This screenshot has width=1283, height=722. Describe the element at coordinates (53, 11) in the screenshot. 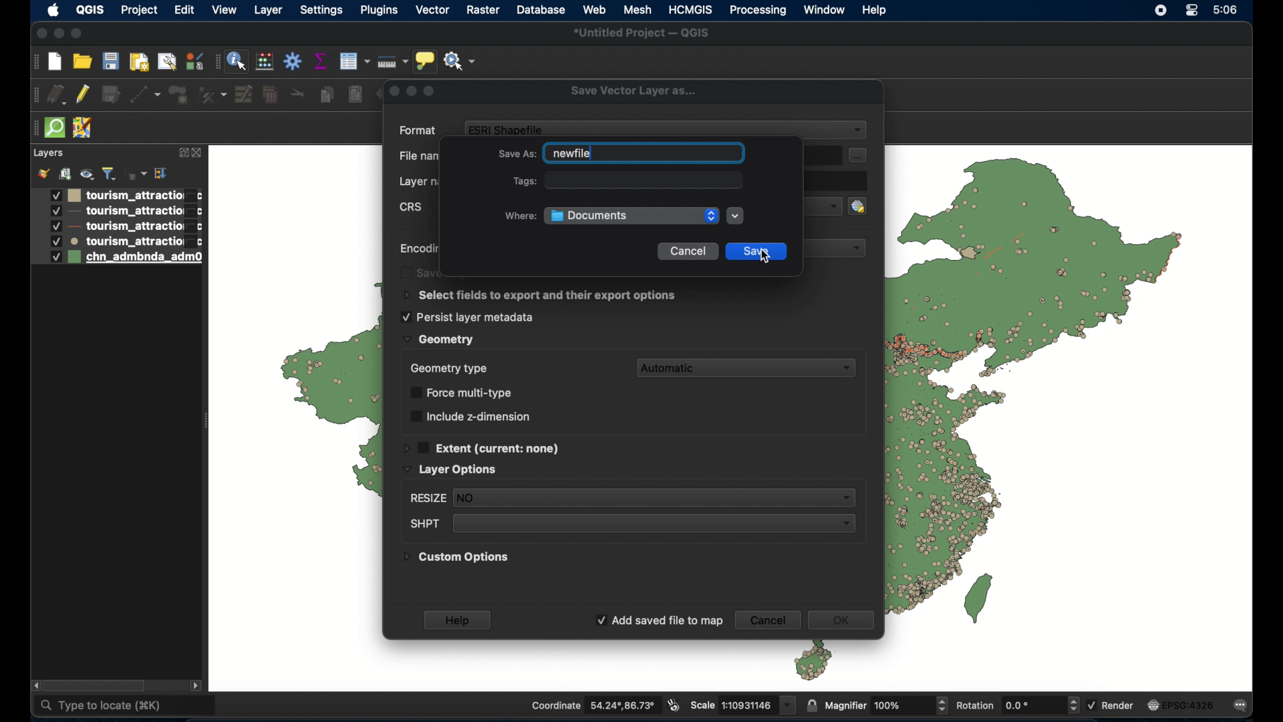

I see `apple icon` at that location.